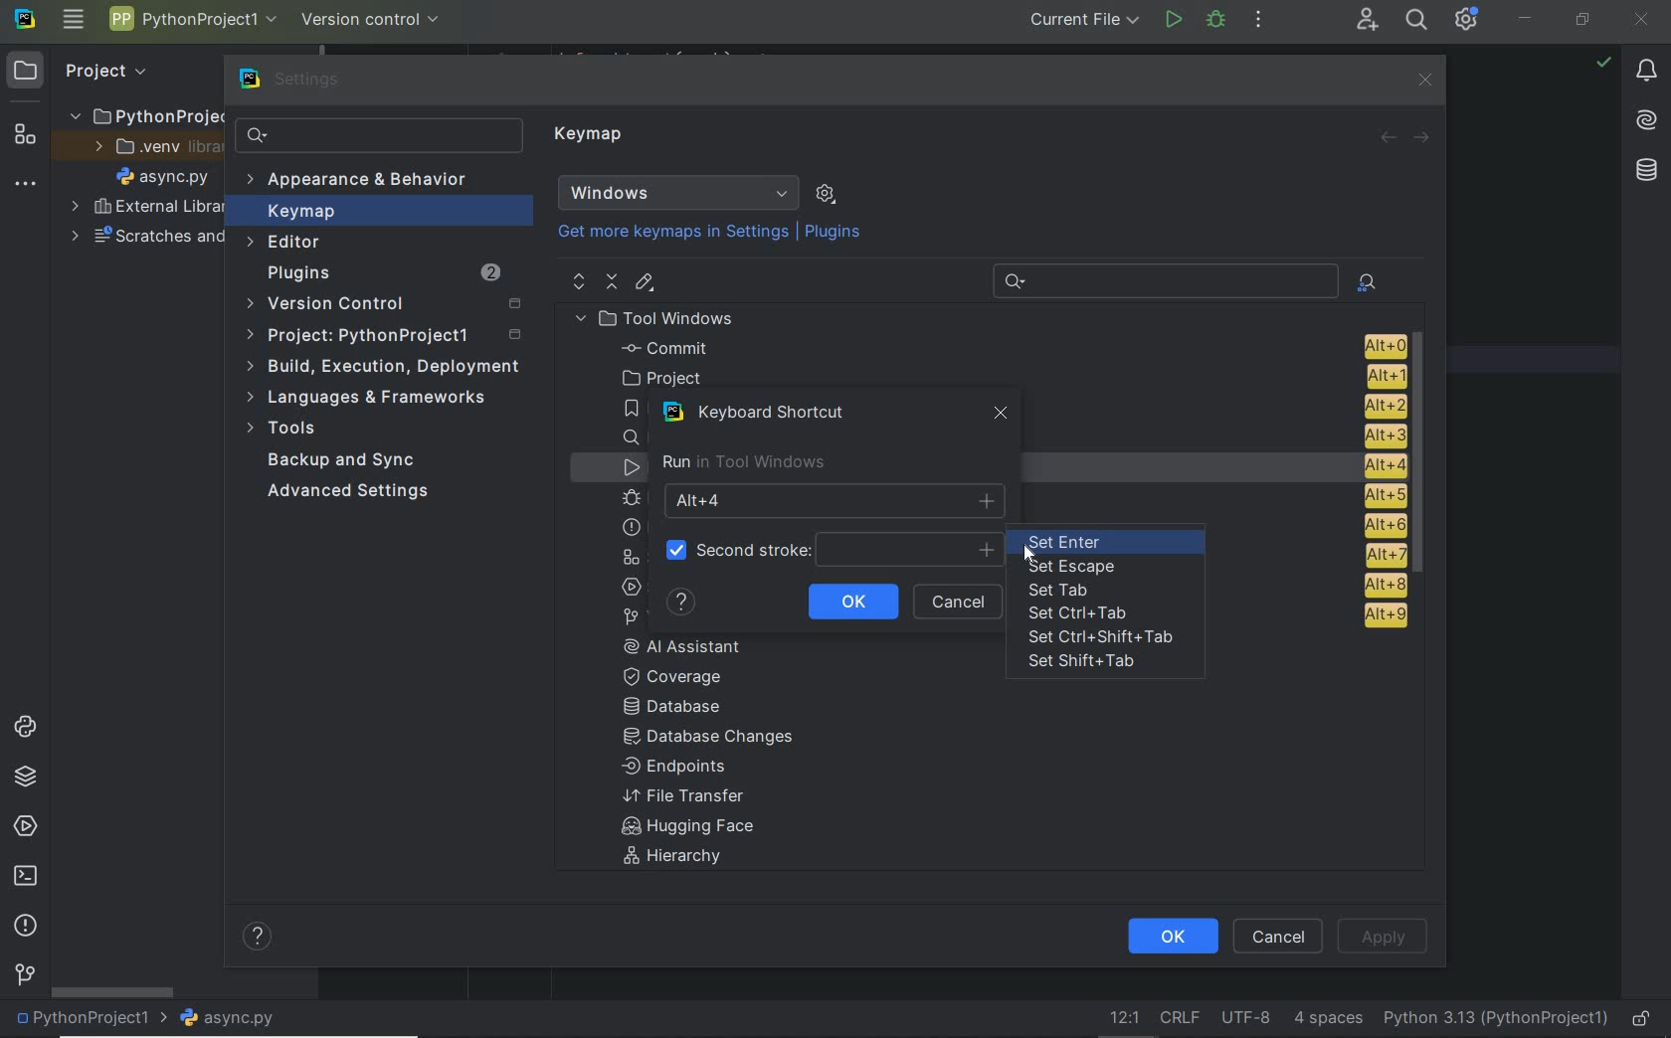  Describe the element at coordinates (577, 281) in the screenshot. I see `expand all` at that location.